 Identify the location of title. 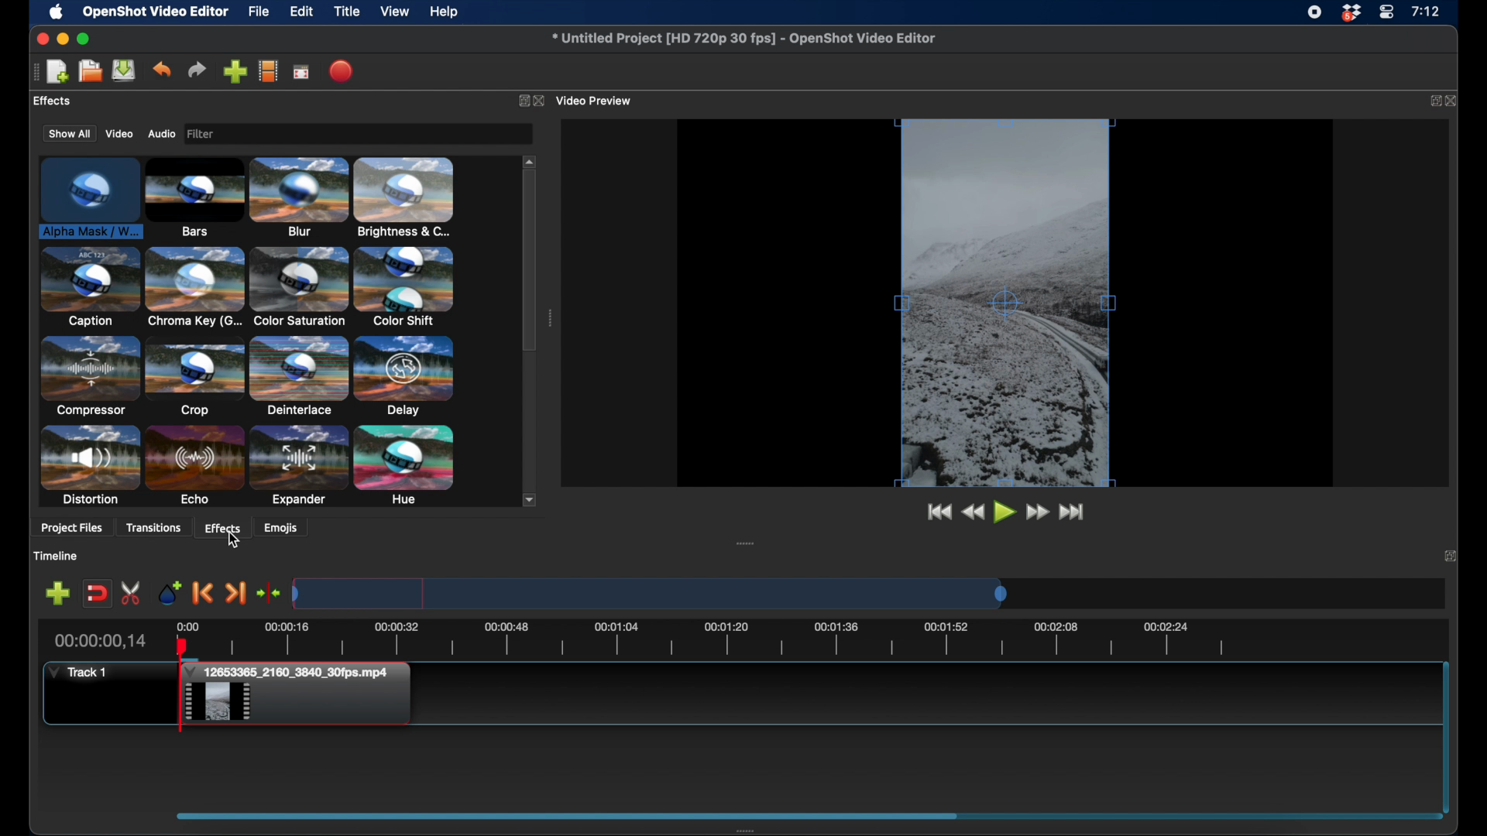
(347, 12).